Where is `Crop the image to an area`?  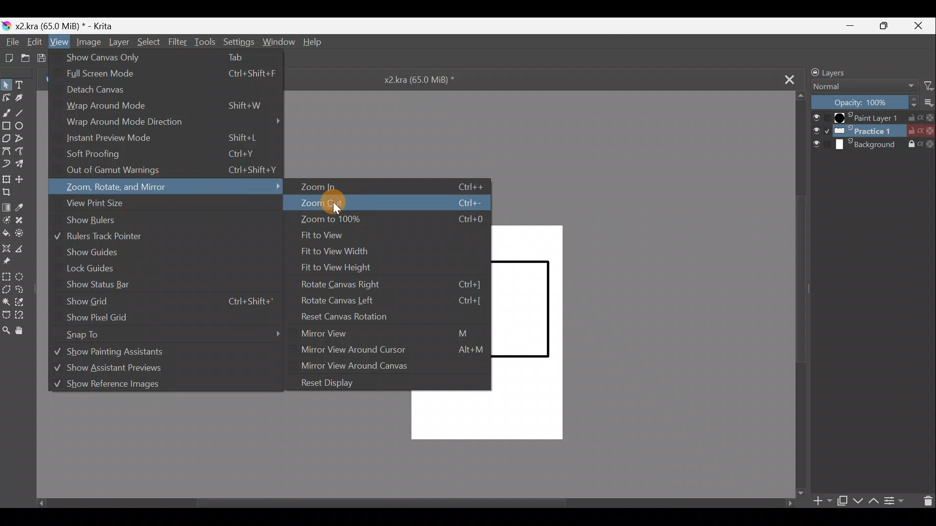
Crop the image to an area is located at coordinates (11, 195).